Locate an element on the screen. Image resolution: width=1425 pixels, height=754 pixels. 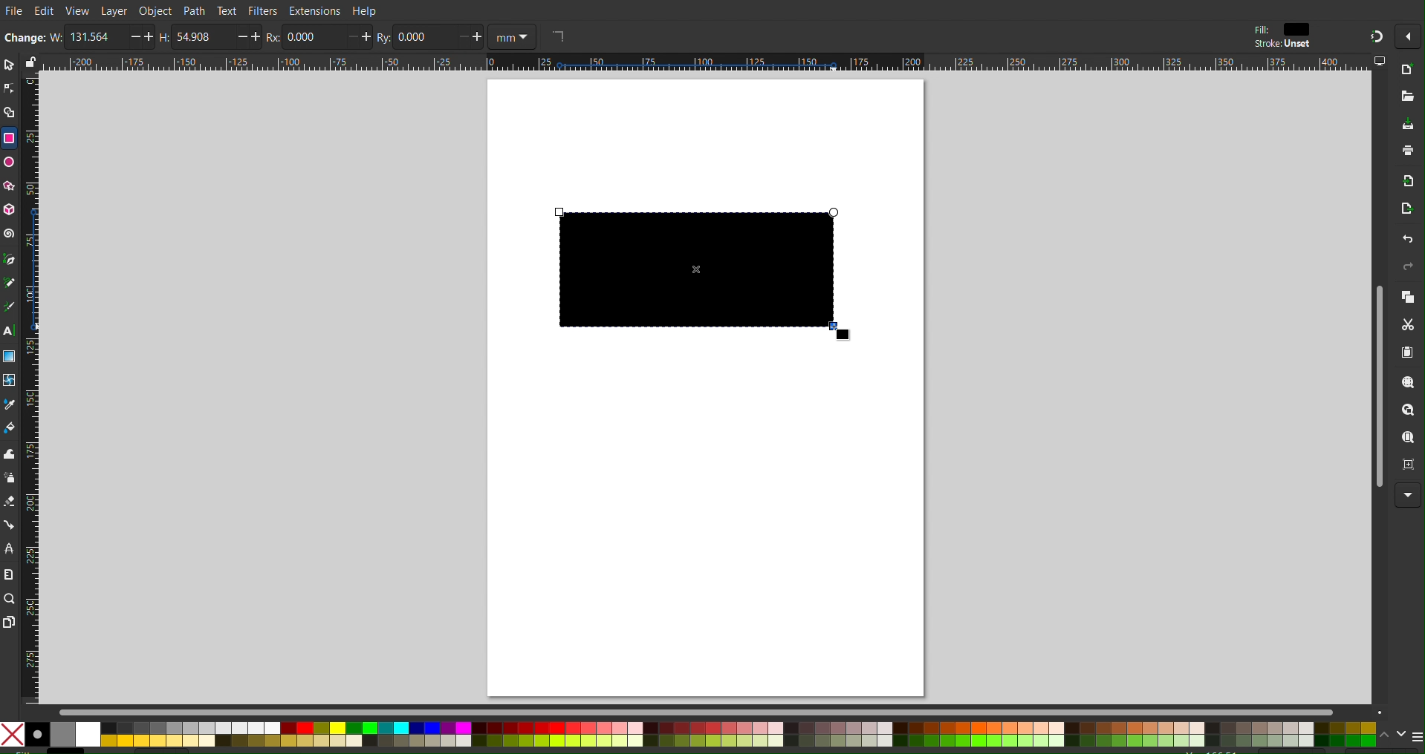
Connection is located at coordinates (9, 525).